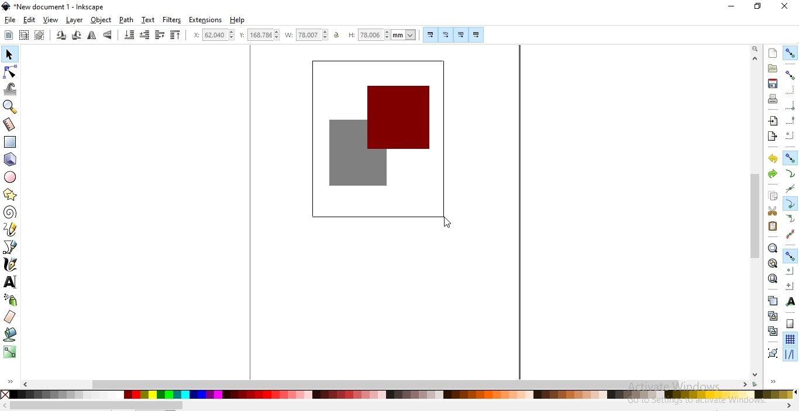 The image size is (799, 411). I want to click on paste, so click(772, 226).